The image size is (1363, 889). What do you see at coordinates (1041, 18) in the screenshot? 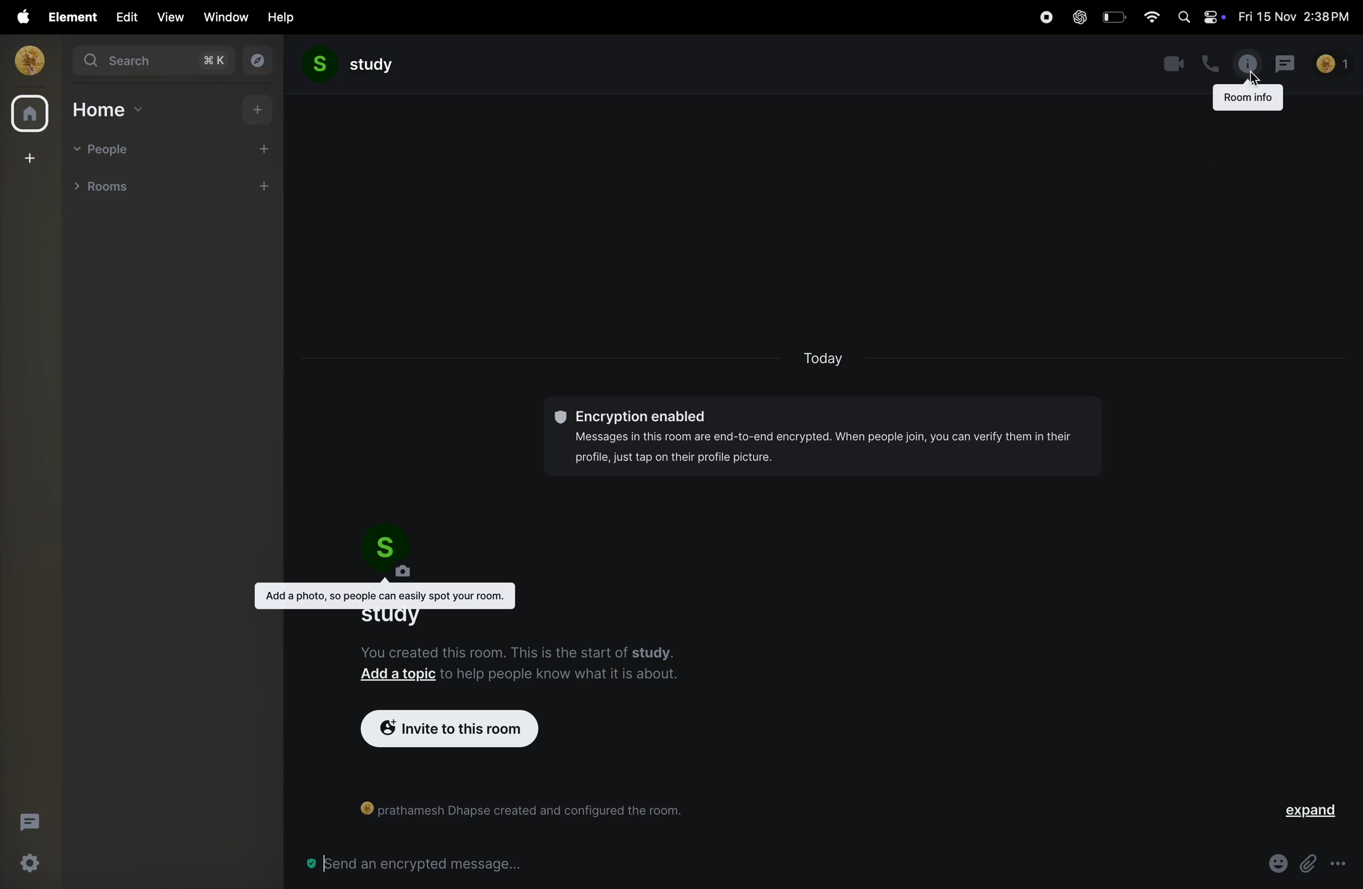
I see `record` at bounding box center [1041, 18].